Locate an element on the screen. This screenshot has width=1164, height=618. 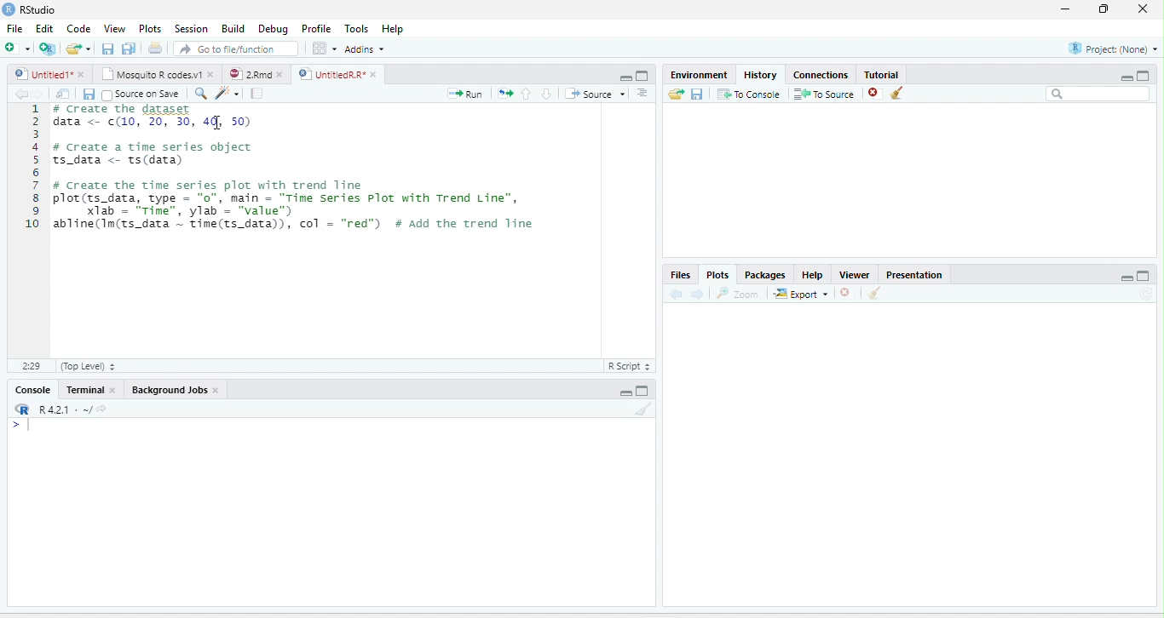
Clear all plots is located at coordinates (875, 293).